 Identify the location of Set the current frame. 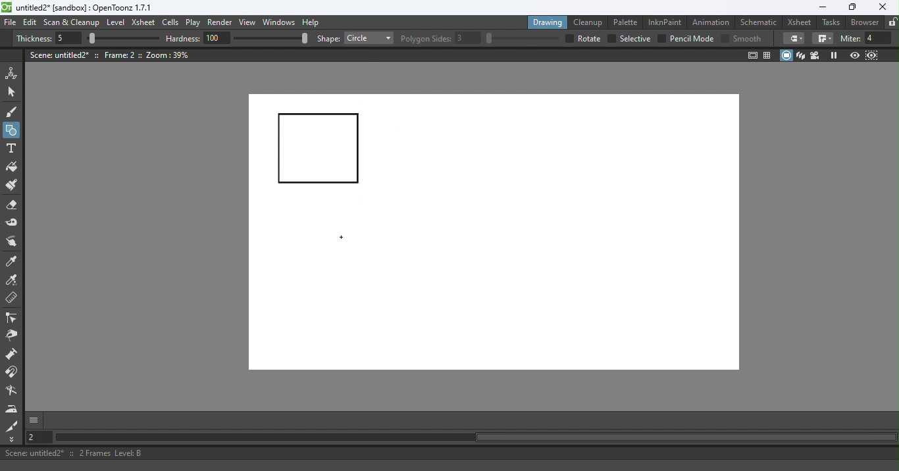
(38, 437).